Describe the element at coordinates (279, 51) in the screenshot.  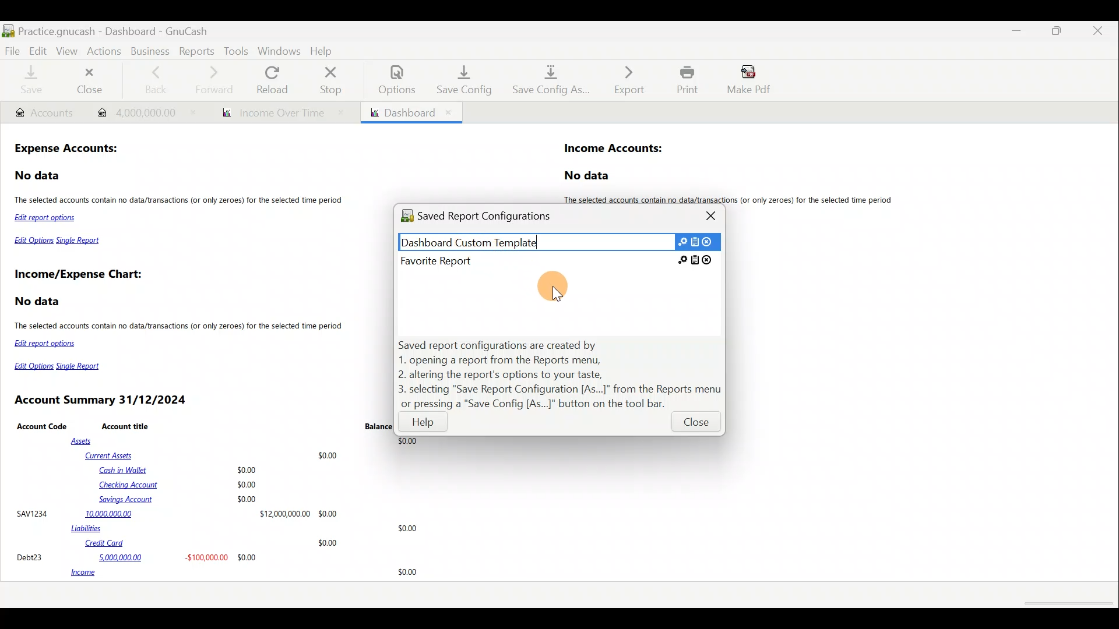
I see `Windows` at that location.